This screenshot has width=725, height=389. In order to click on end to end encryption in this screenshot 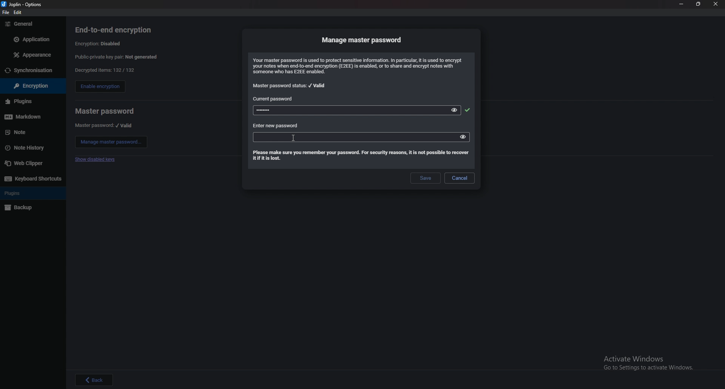, I will do `click(119, 30)`.